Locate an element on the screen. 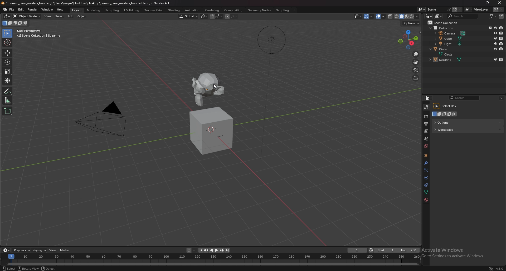 This screenshot has height=271, width=506. light is located at coordinates (449, 44).